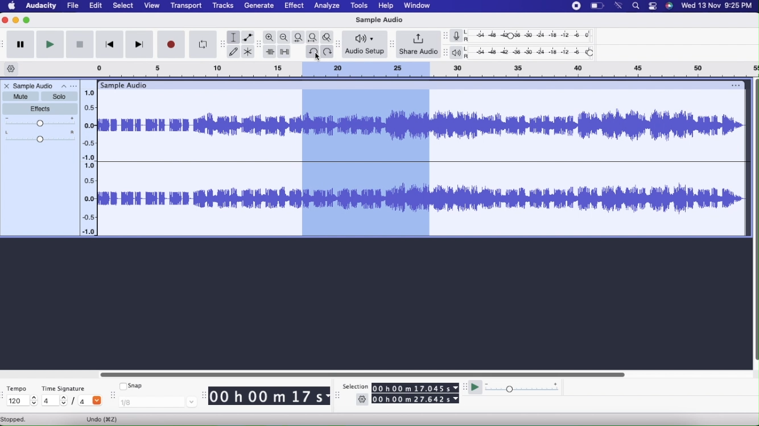 The height and width of the screenshot is (426, 759). I want to click on Selection, so click(356, 386).